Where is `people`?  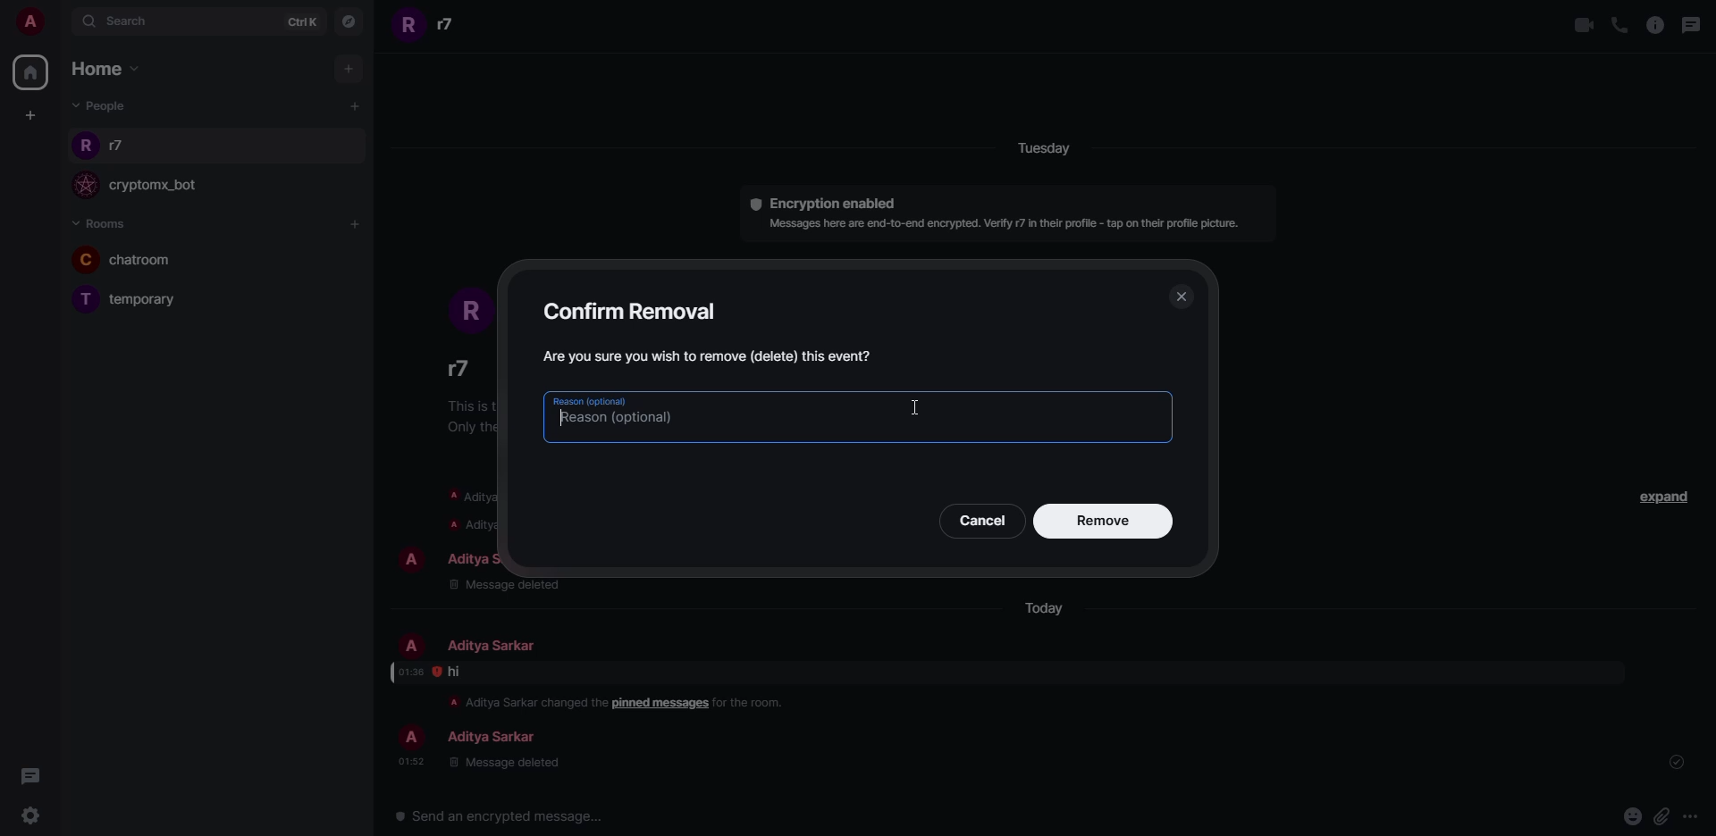 people is located at coordinates (460, 369).